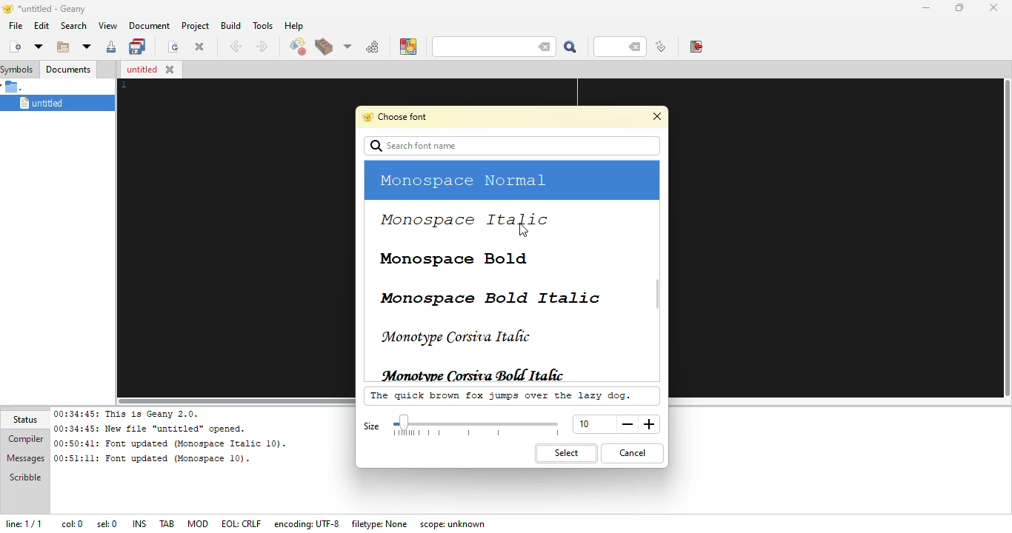 This screenshot has width=1012, height=533. Describe the element at coordinates (474, 373) in the screenshot. I see `monotype corsiva bold italic` at that location.